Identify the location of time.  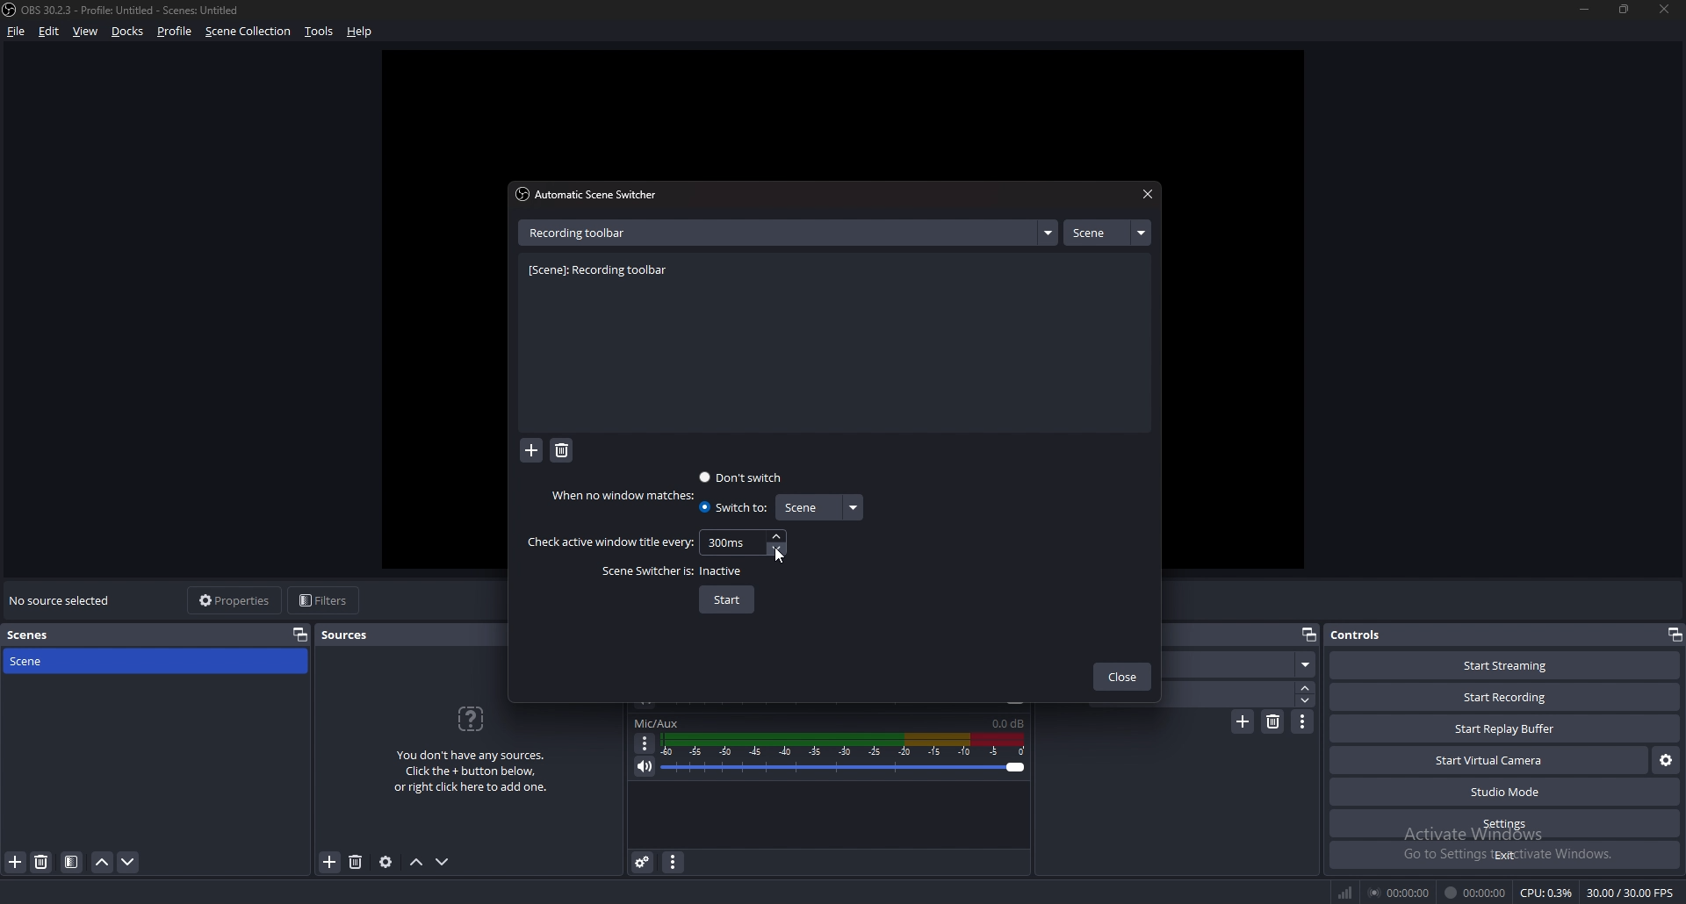
(728, 542).